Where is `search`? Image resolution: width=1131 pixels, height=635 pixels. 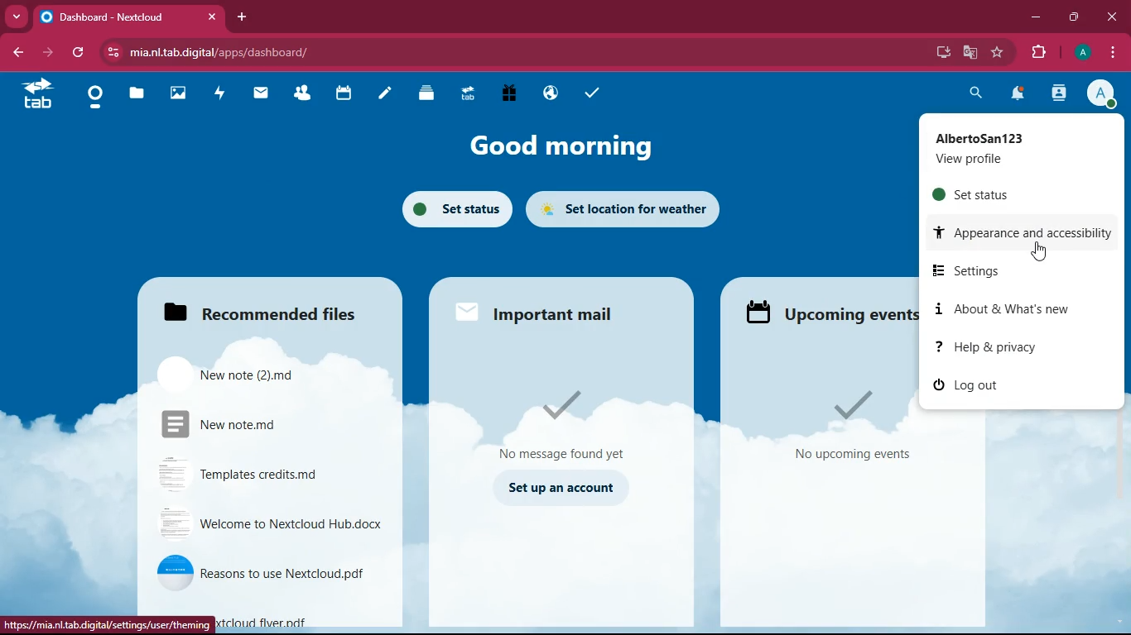
search is located at coordinates (975, 93).